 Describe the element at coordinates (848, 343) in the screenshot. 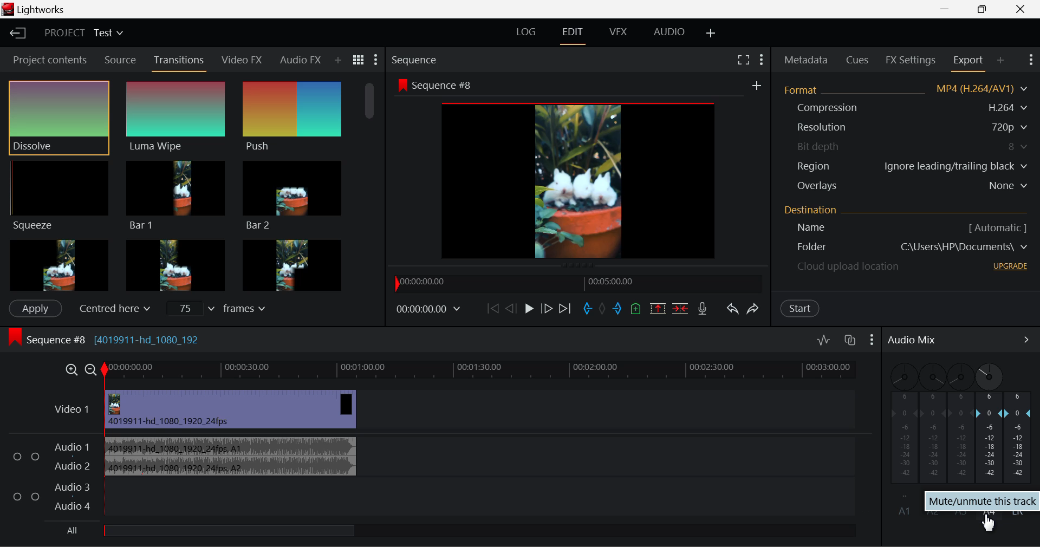

I see `Toggle auto track sync` at that location.